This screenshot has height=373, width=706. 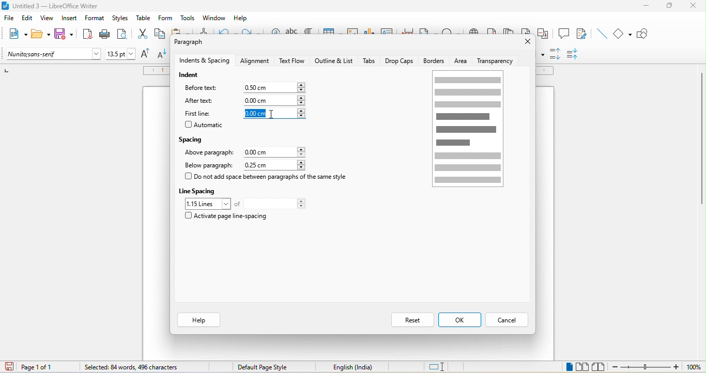 What do you see at coordinates (47, 20) in the screenshot?
I see `view` at bounding box center [47, 20].